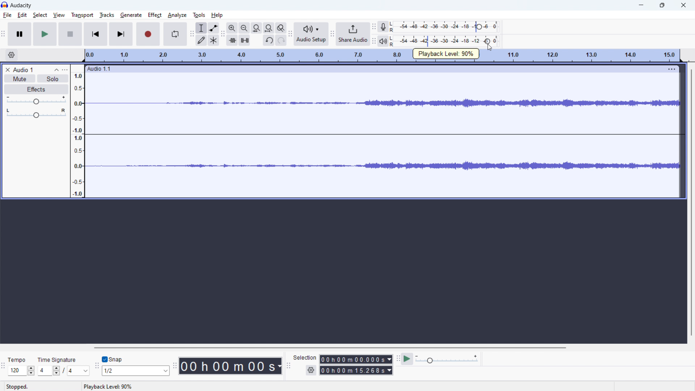 Image resolution: width=695 pixels, height=391 pixels. Describe the element at coordinates (65, 70) in the screenshot. I see `view menu` at that location.